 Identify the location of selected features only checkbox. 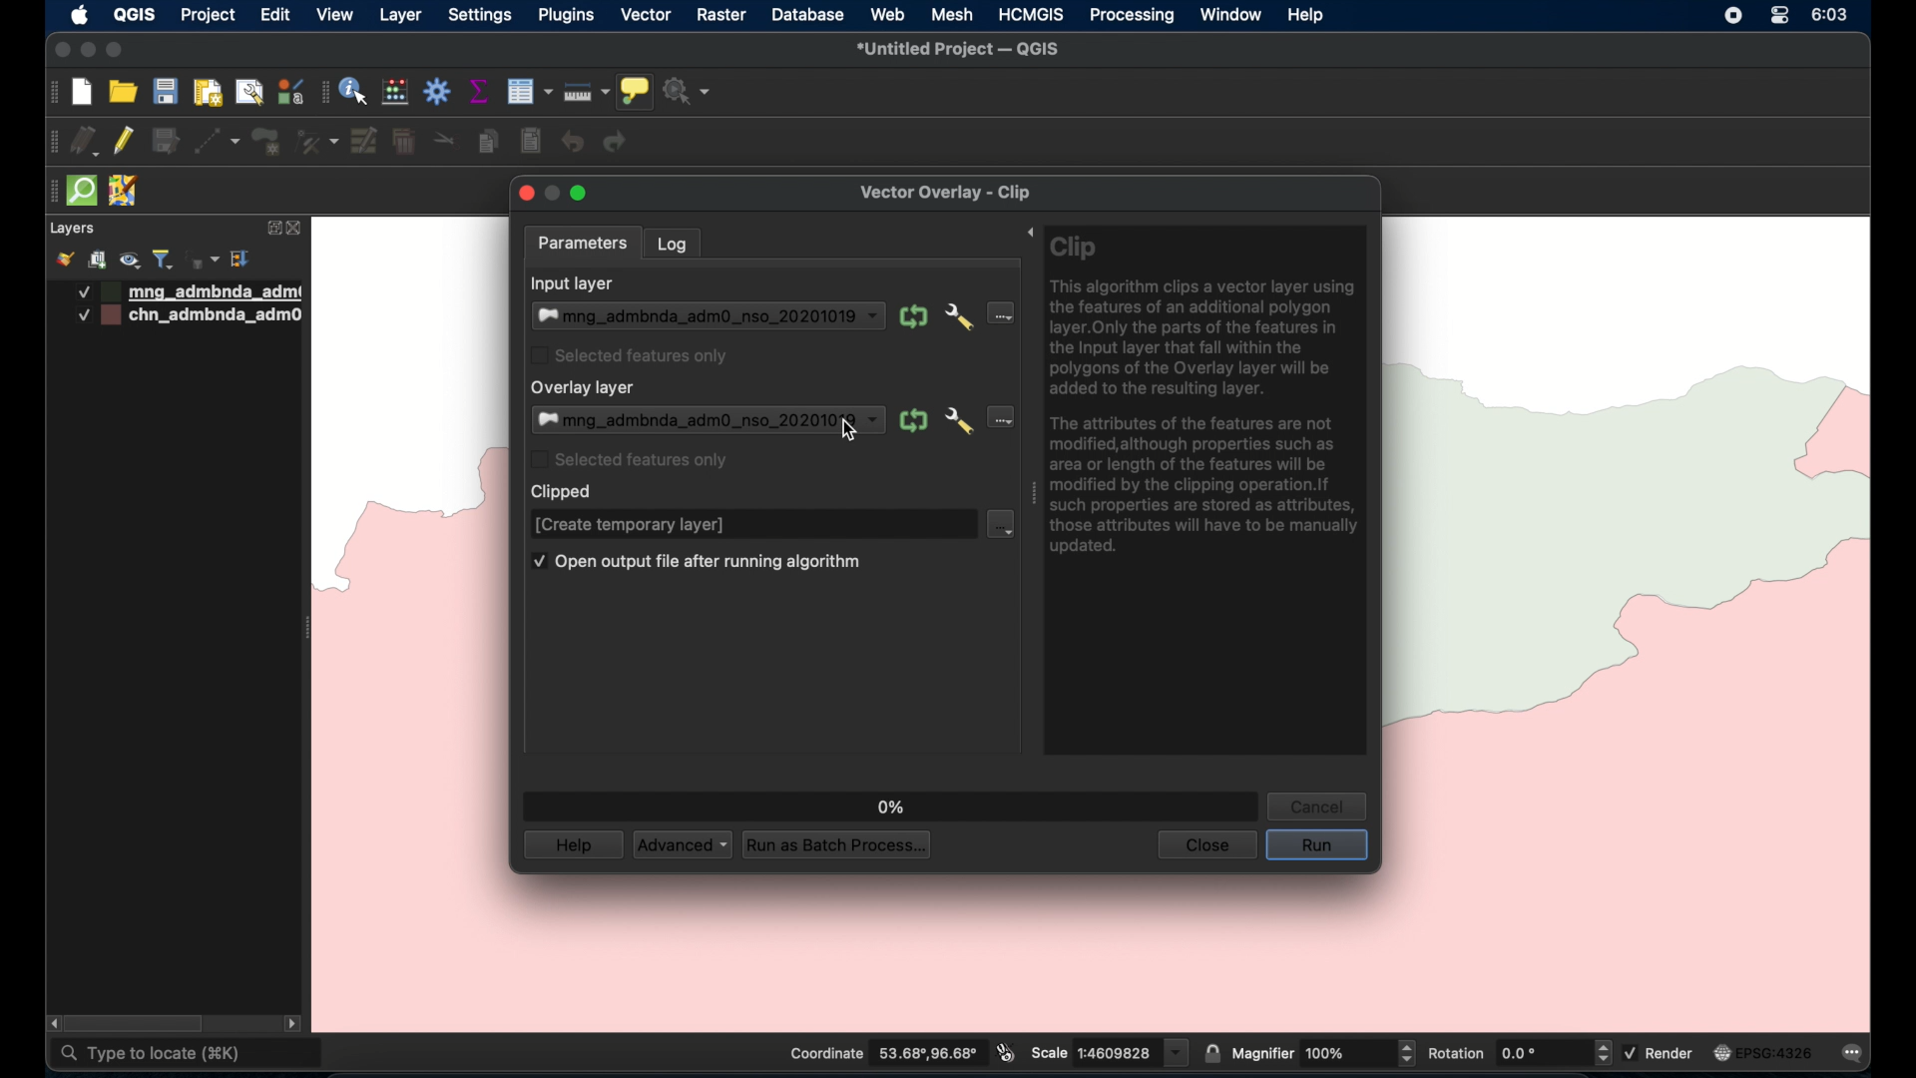
(629, 354).